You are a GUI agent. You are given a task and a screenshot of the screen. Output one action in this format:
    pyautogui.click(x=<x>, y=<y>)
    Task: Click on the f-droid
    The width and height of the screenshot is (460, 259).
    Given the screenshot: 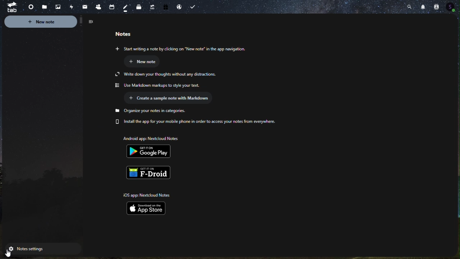 What is the action you would take?
    pyautogui.click(x=151, y=172)
    